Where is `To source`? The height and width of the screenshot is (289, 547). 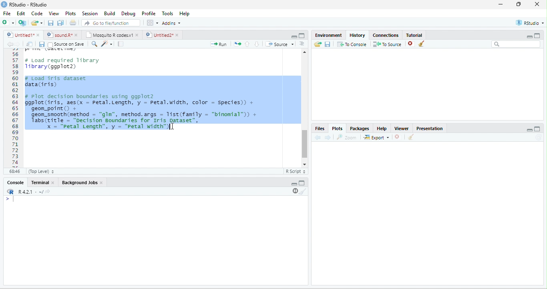
To source is located at coordinates (386, 44).